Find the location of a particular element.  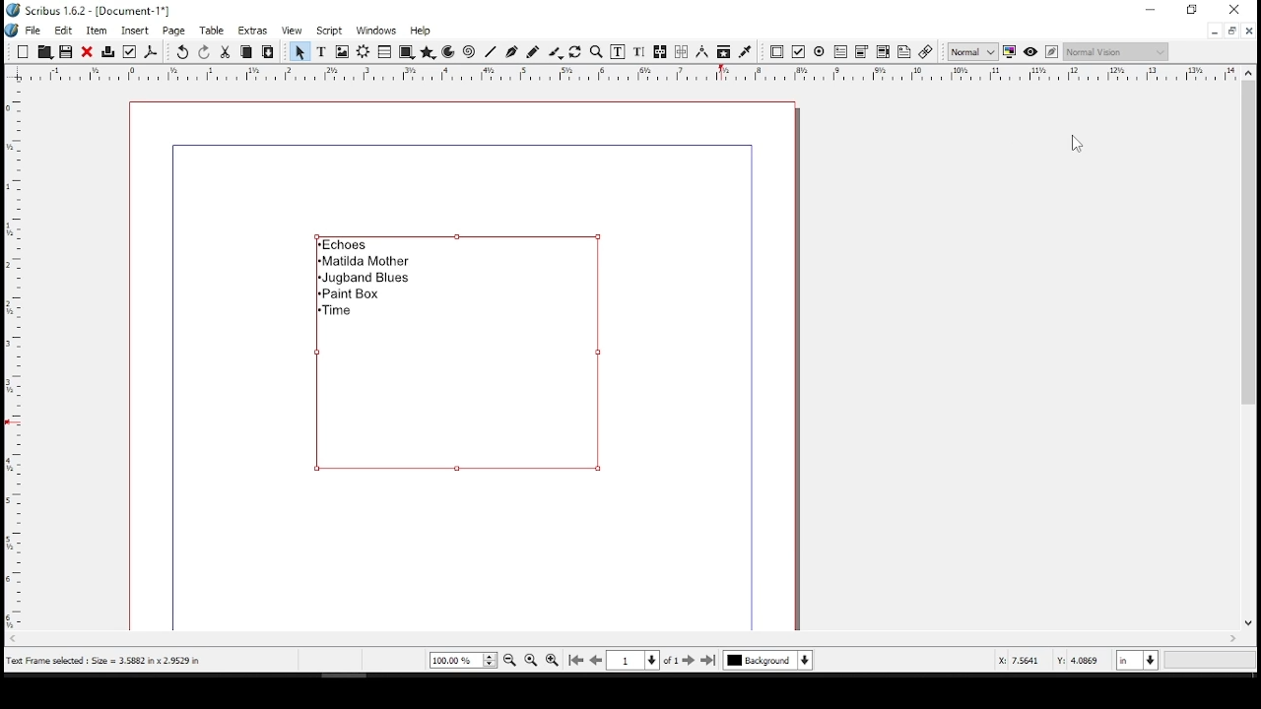

scroll bar is located at coordinates (618, 639).